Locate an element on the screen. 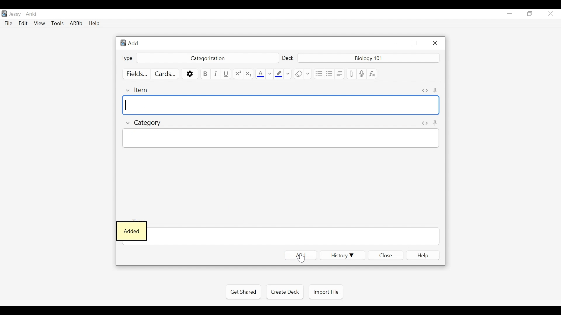  Options is located at coordinates (190, 74).